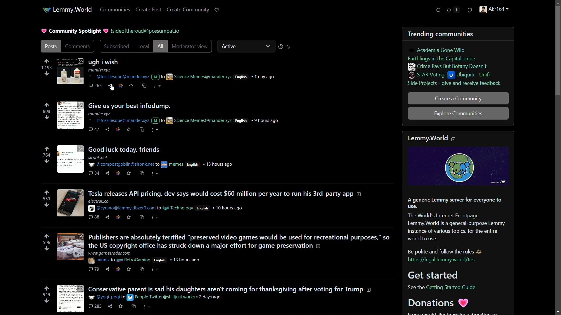  I want to click on ugh i wish, so click(108, 62).